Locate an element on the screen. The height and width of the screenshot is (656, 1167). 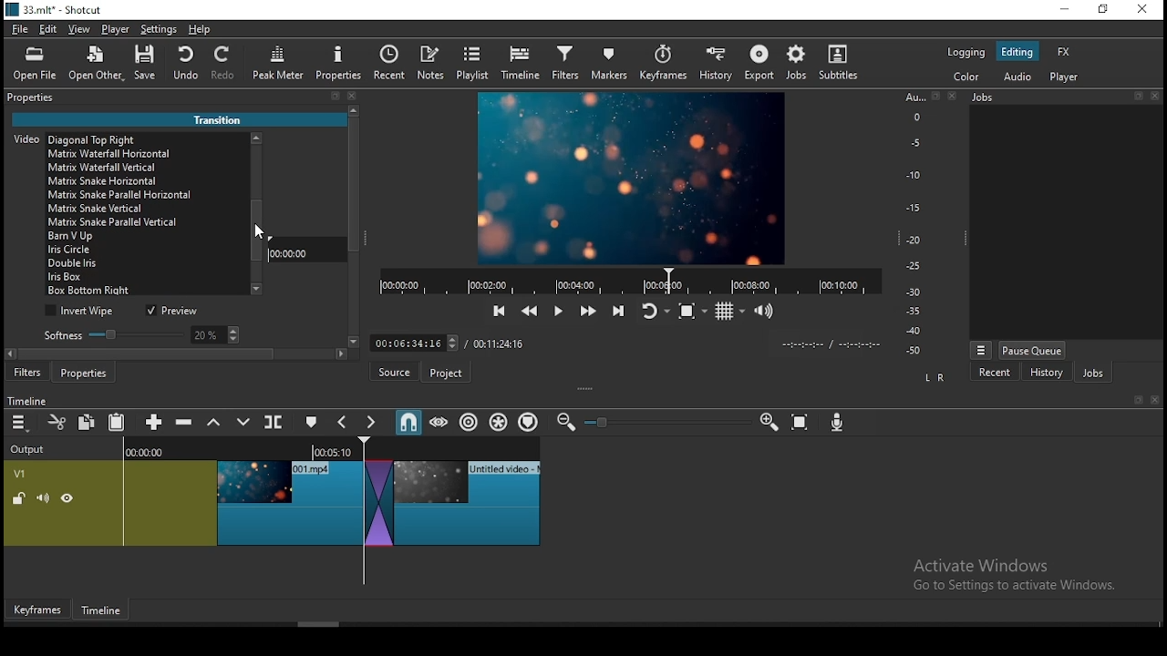
subtitle is located at coordinates (836, 62).